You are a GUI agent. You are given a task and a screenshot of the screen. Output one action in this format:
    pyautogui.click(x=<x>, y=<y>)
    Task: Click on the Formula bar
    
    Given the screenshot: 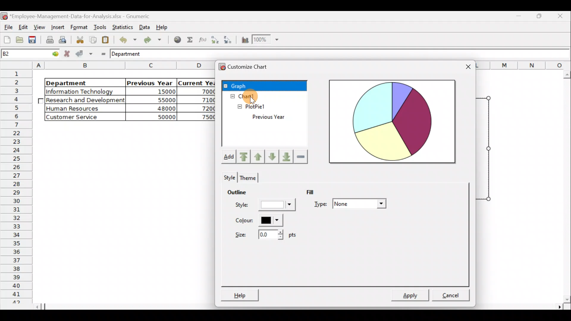 What is the action you would take?
    pyautogui.click(x=363, y=55)
    